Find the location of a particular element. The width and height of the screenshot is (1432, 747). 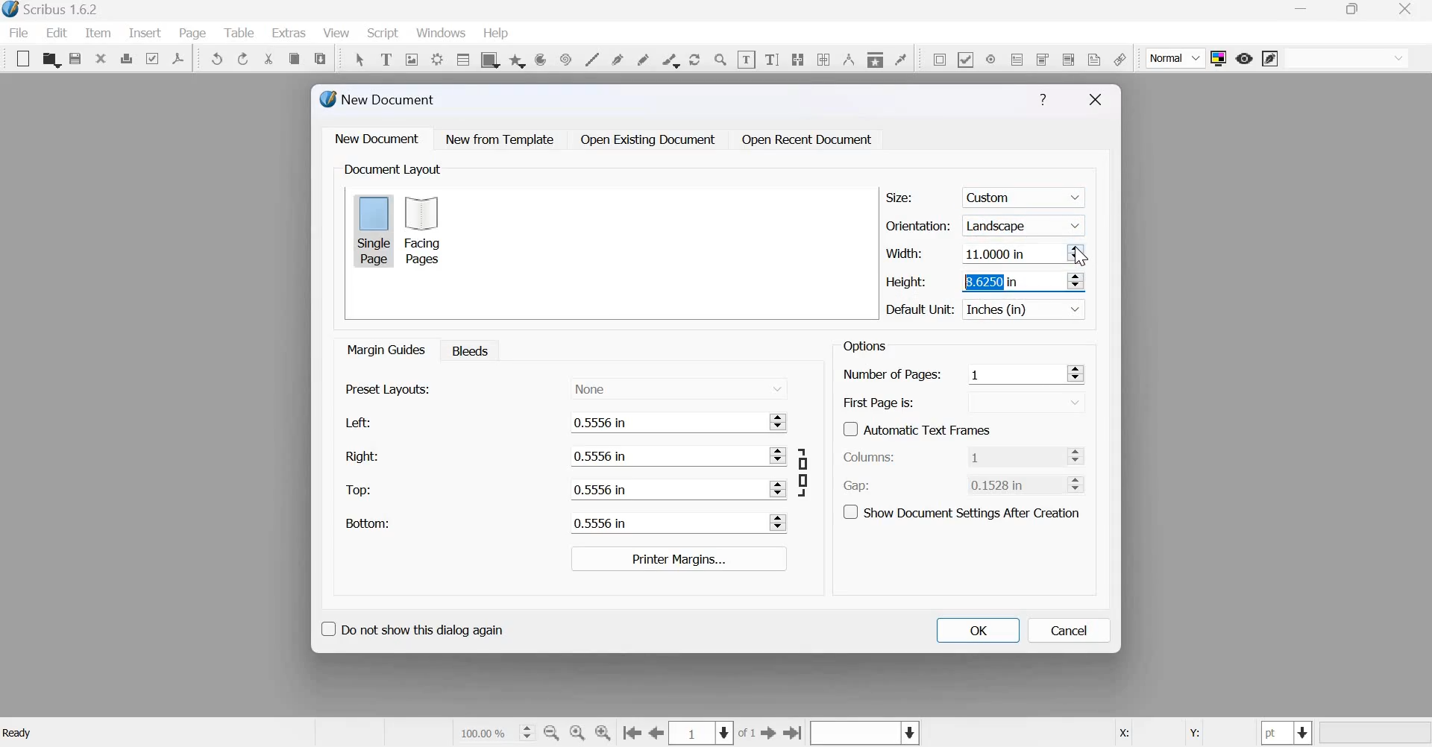

Image frame is located at coordinates (412, 58).